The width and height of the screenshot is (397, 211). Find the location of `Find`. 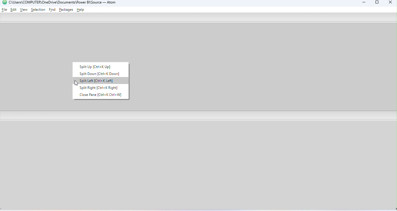

Find is located at coordinates (53, 10).